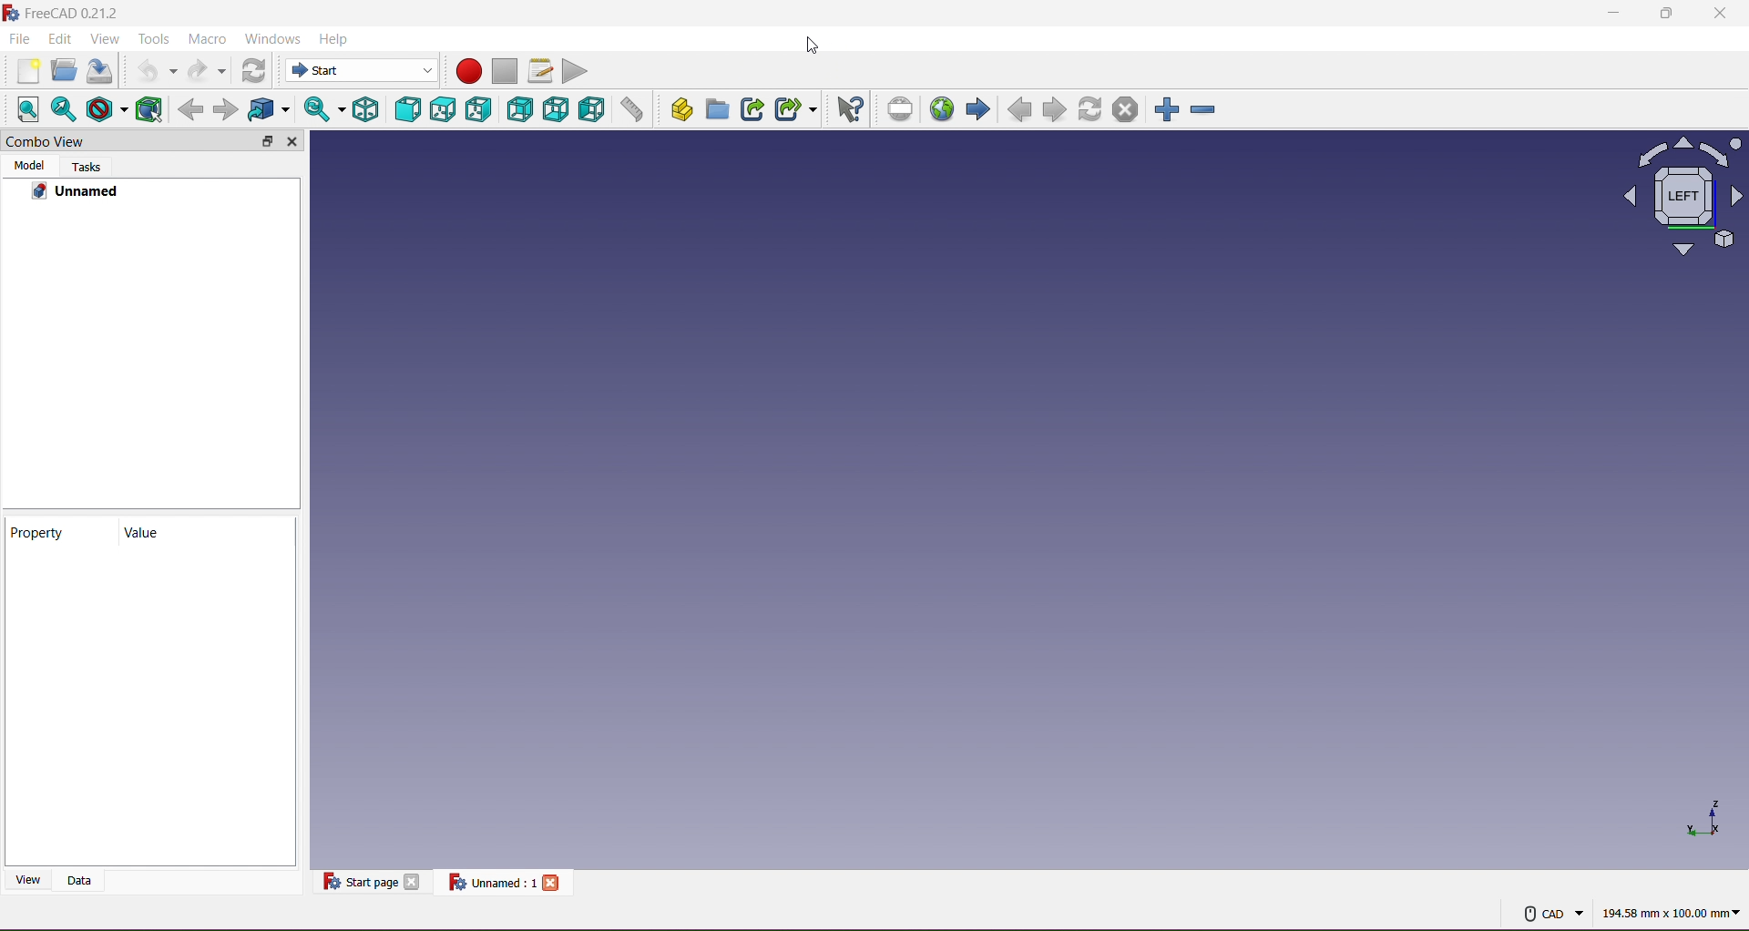  Describe the element at coordinates (794, 108) in the screenshot. I see `Make Sub link` at that location.